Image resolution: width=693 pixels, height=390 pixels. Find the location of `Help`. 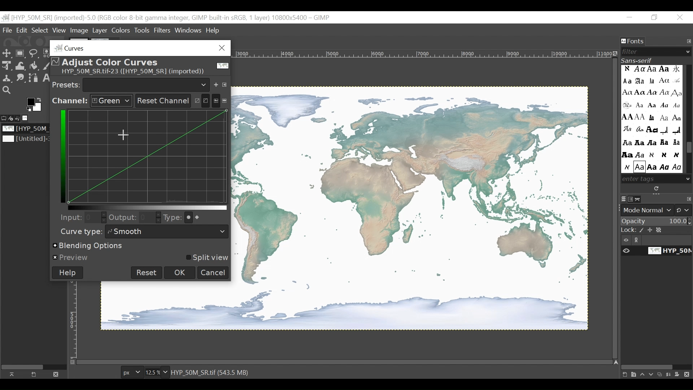

Help is located at coordinates (213, 31).